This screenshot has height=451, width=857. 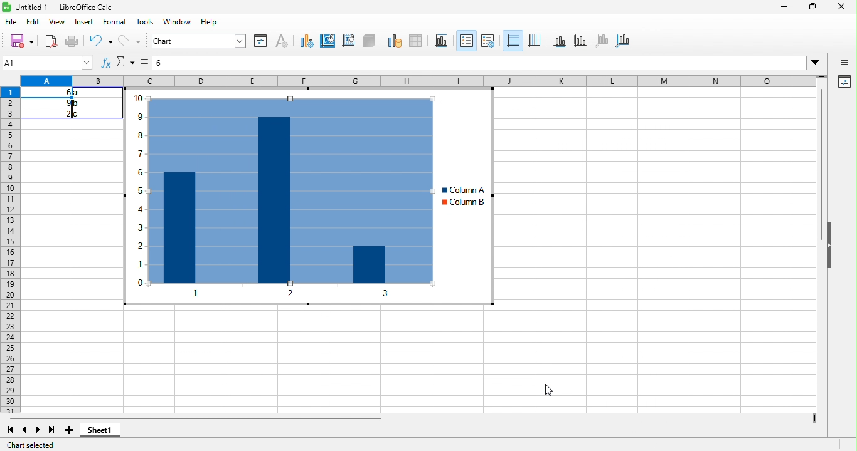 What do you see at coordinates (61, 114) in the screenshot?
I see `2` at bounding box center [61, 114].